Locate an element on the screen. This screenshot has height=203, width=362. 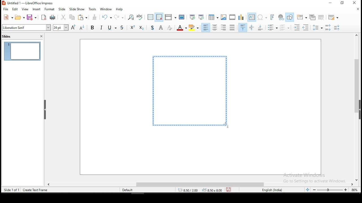
window is located at coordinates (106, 9).